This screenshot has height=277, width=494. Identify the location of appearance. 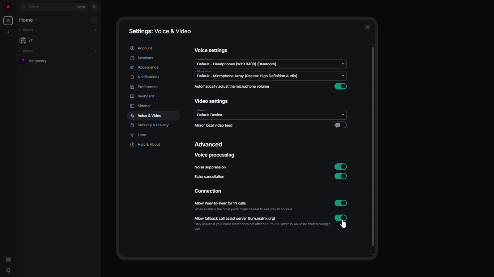
(144, 68).